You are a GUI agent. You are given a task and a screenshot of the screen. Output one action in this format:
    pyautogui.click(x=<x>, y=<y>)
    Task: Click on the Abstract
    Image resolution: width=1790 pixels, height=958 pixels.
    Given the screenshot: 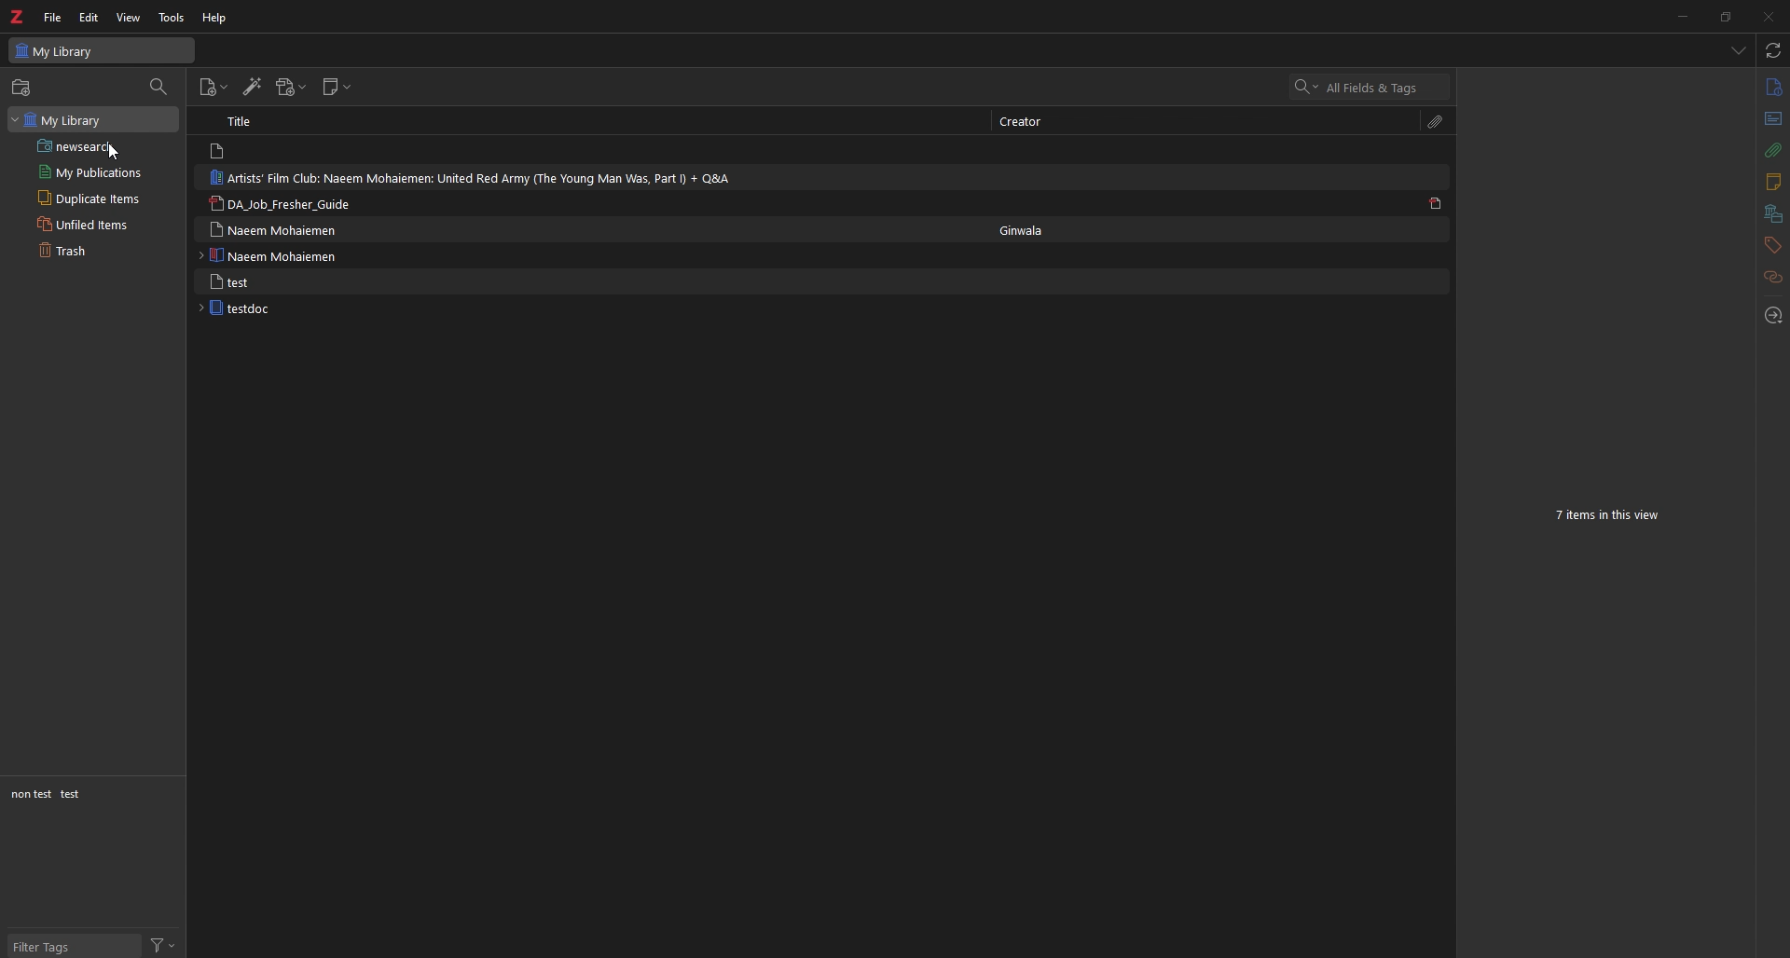 What is the action you would take?
    pyautogui.click(x=1770, y=116)
    